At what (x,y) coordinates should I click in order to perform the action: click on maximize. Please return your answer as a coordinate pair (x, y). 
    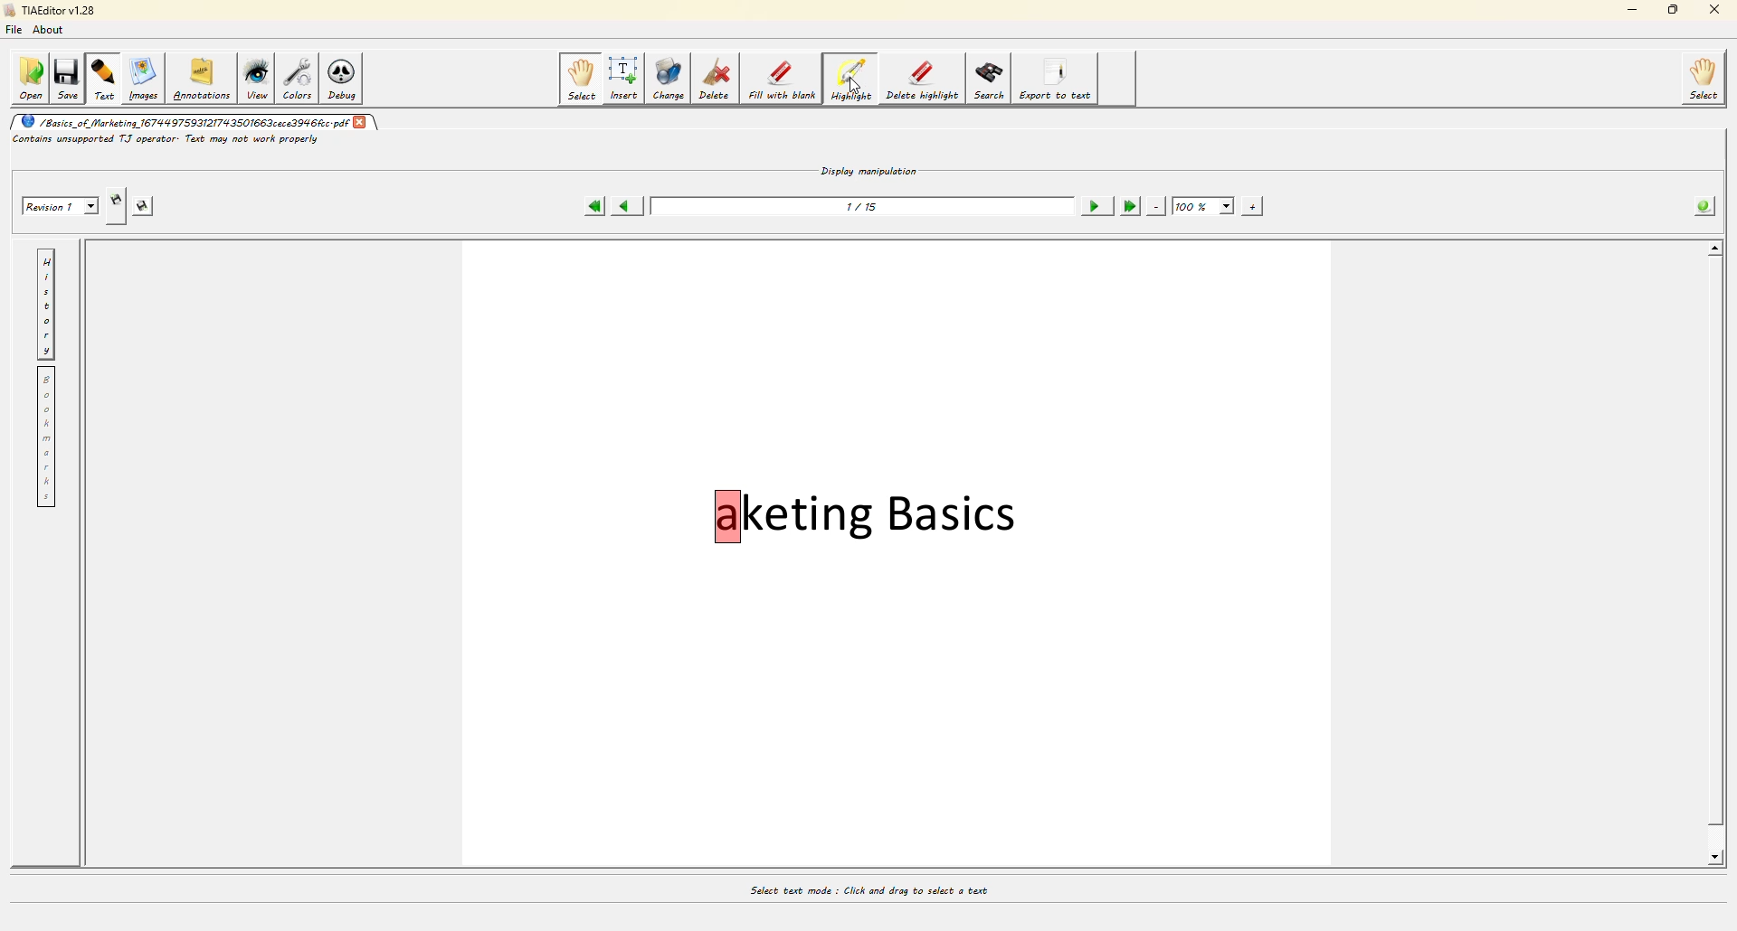
    Looking at the image, I should click on (1675, 9).